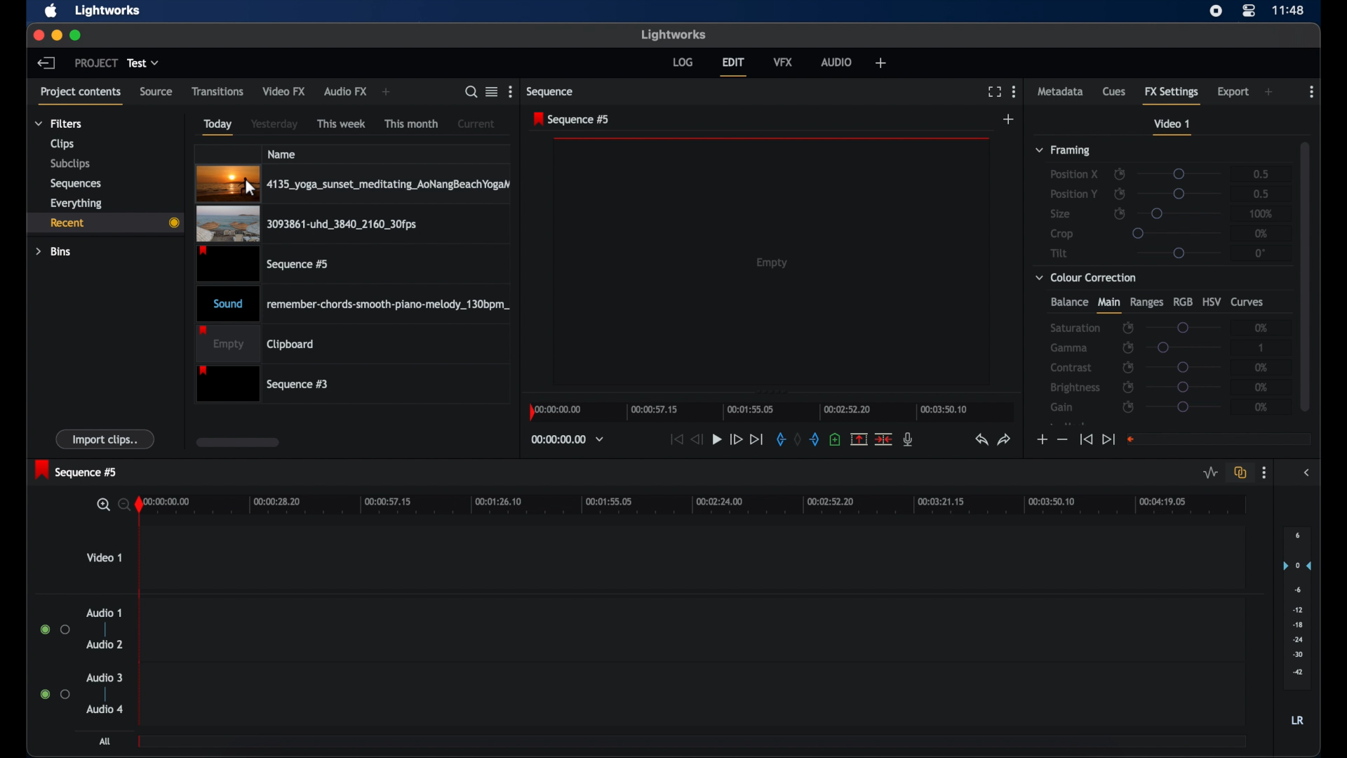 Image resolution: width=1347 pixels, height=758 pixels. Describe the element at coordinates (111, 504) in the screenshot. I see `zoom` at that location.